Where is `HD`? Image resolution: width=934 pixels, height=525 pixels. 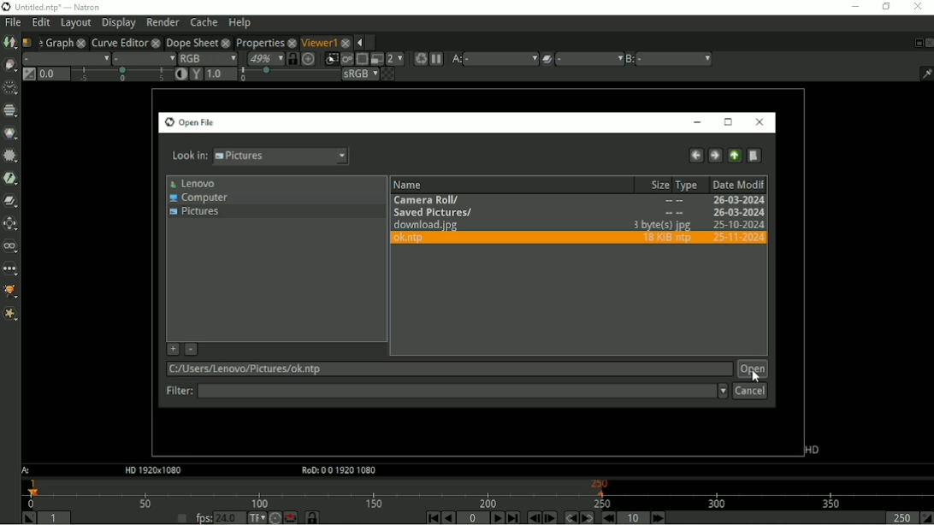 HD is located at coordinates (151, 470).